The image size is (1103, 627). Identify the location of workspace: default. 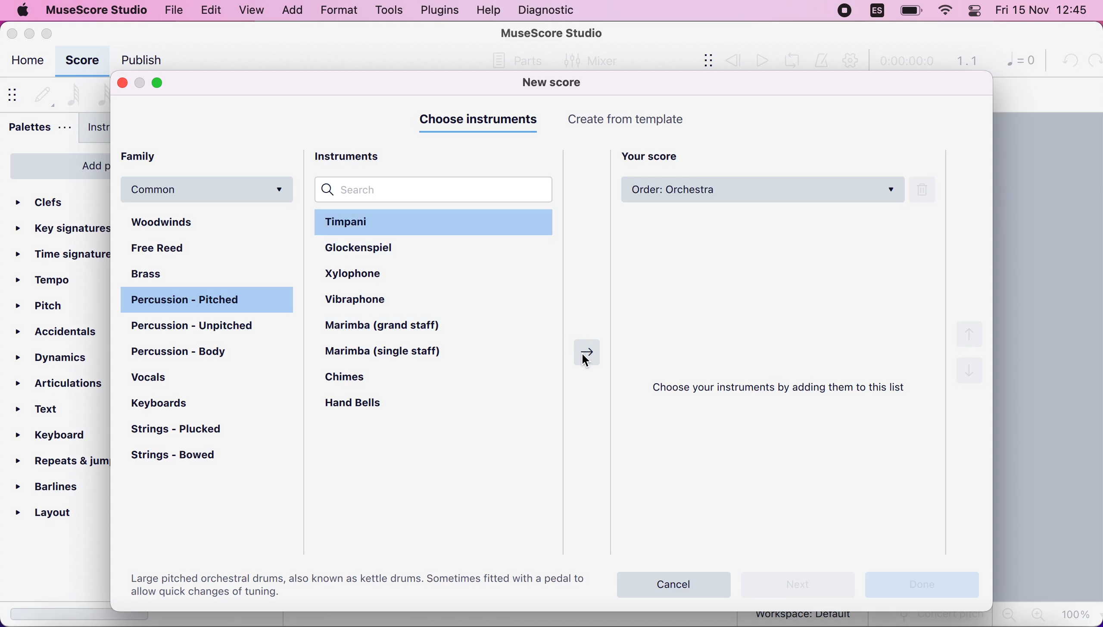
(806, 616).